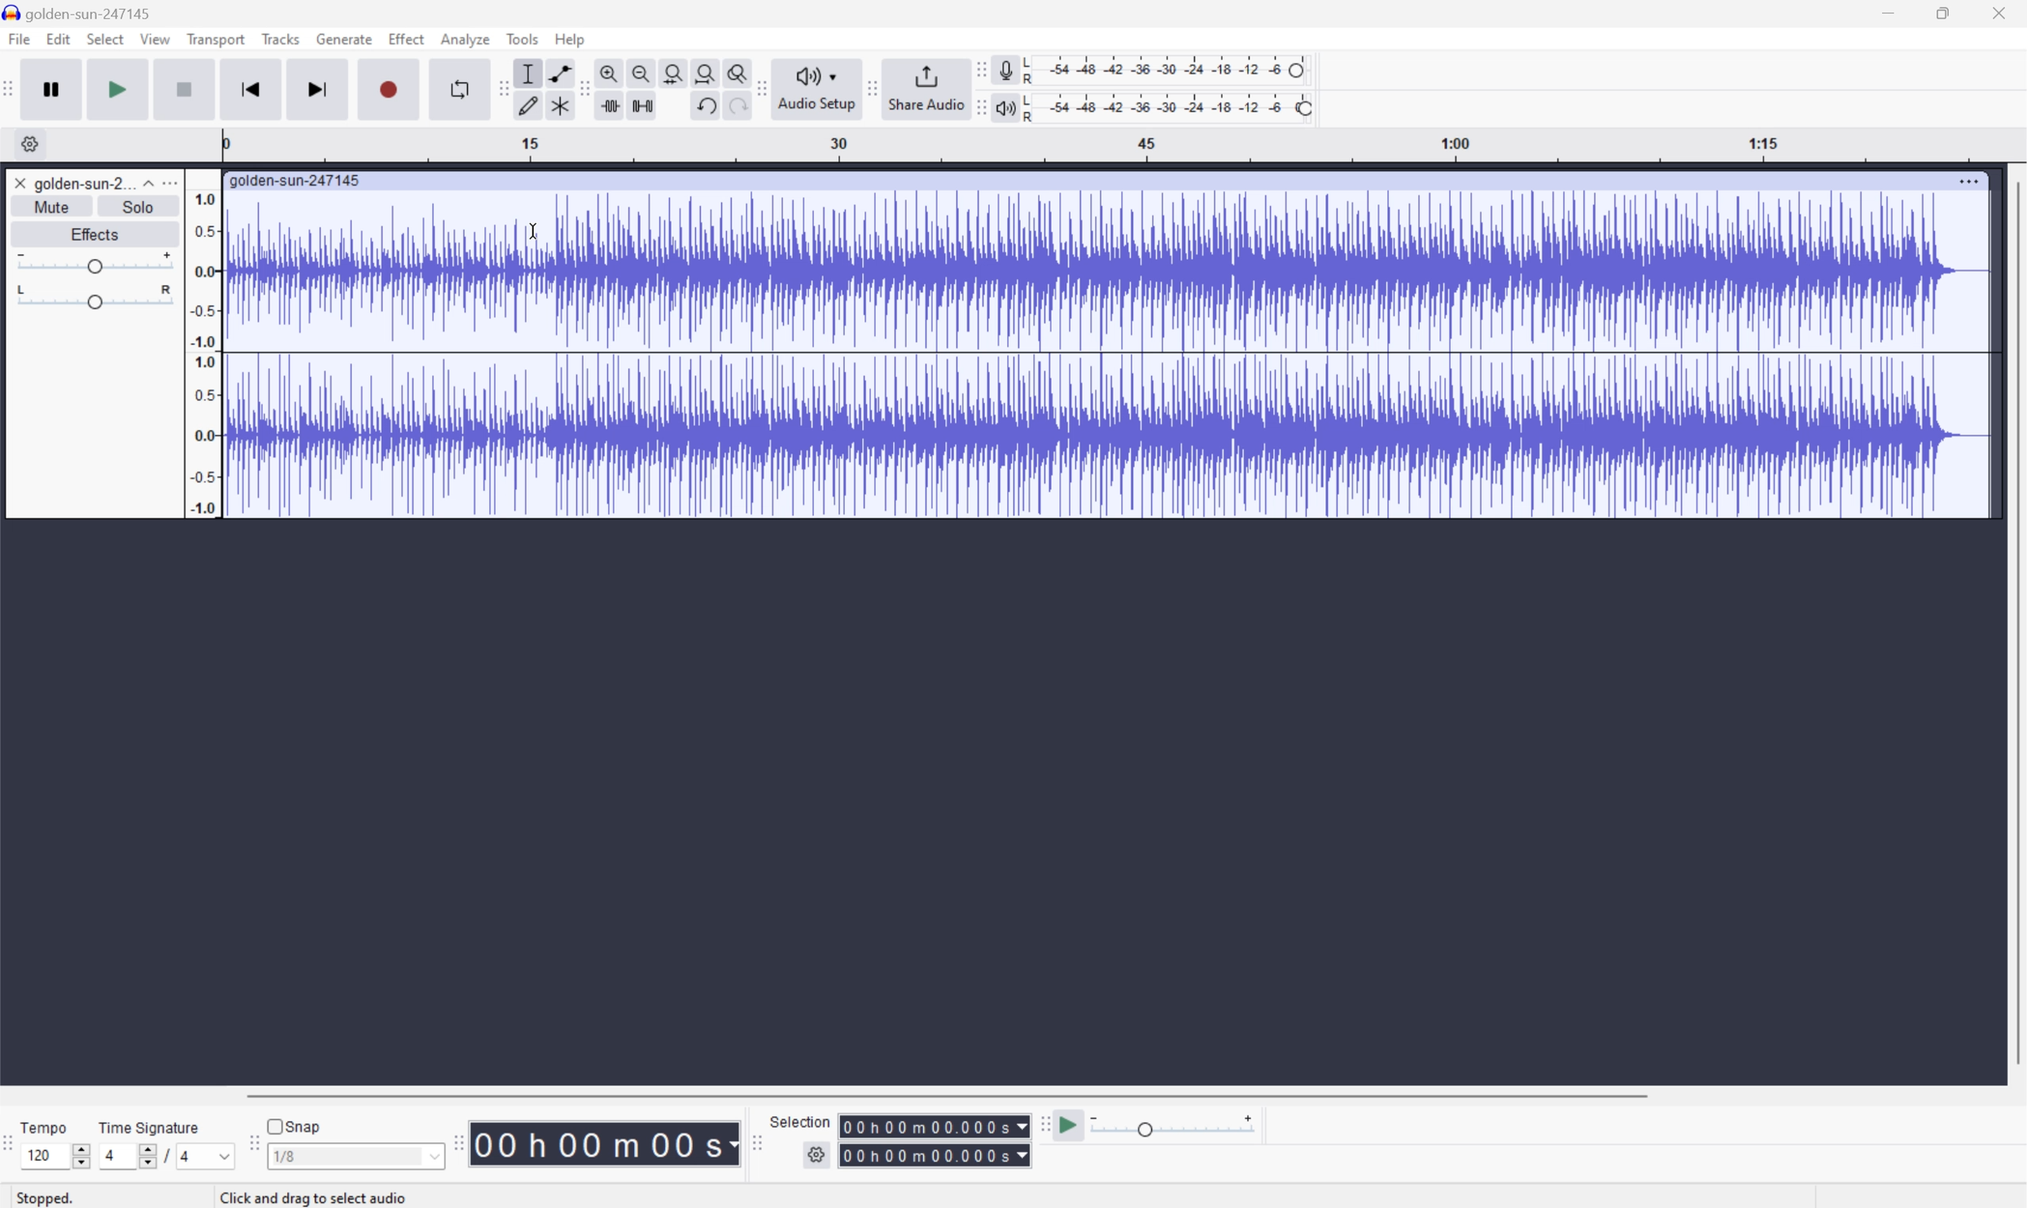 This screenshot has width=2027, height=1208. I want to click on settings, so click(29, 143).